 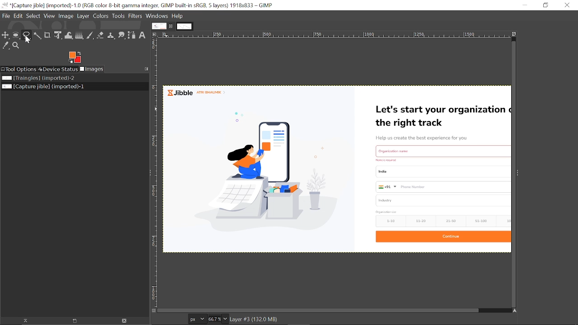 What do you see at coordinates (58, 69) in the screenshot?
I see `Device status` at bounding box center [58, 69].